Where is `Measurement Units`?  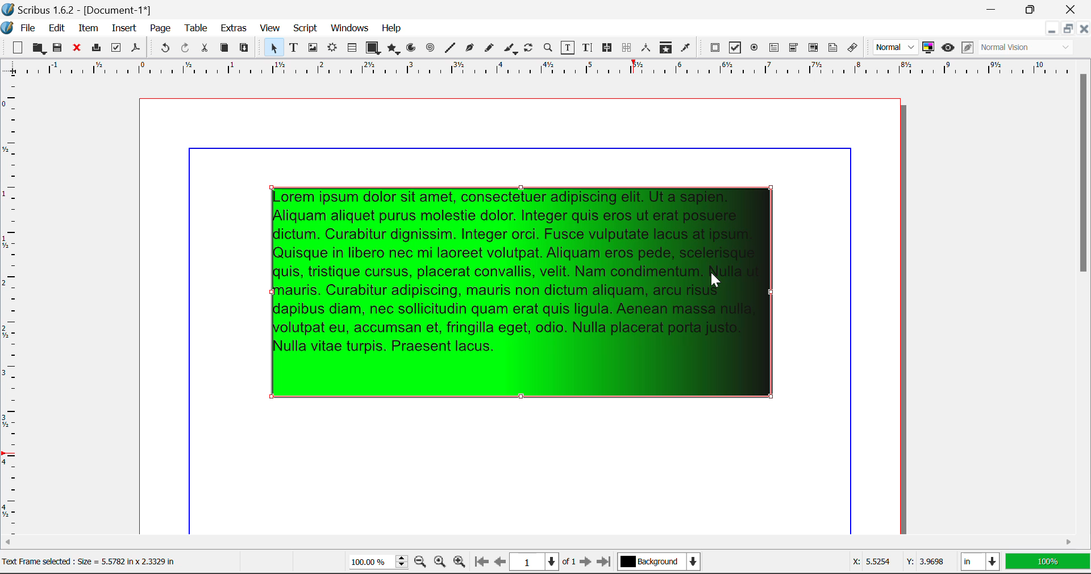
Measurement Units is located at coordinates (981, 563).